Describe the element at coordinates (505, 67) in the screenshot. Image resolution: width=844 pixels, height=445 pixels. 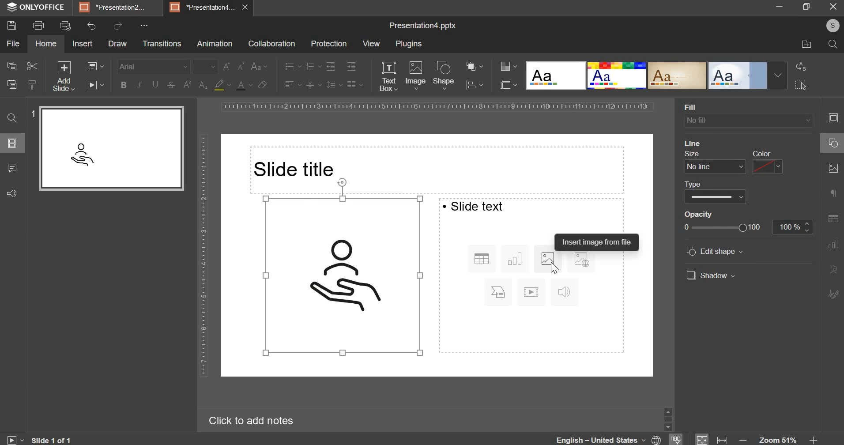
I see `change color theme` at that location.